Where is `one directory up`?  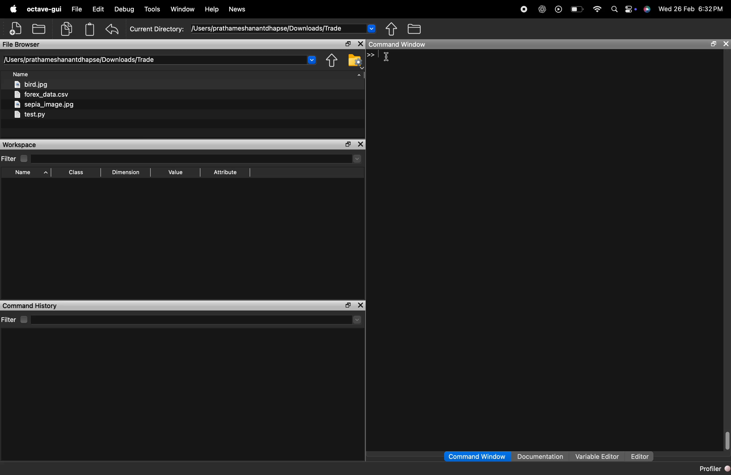 one directory up is located at coordinates (392, 29).